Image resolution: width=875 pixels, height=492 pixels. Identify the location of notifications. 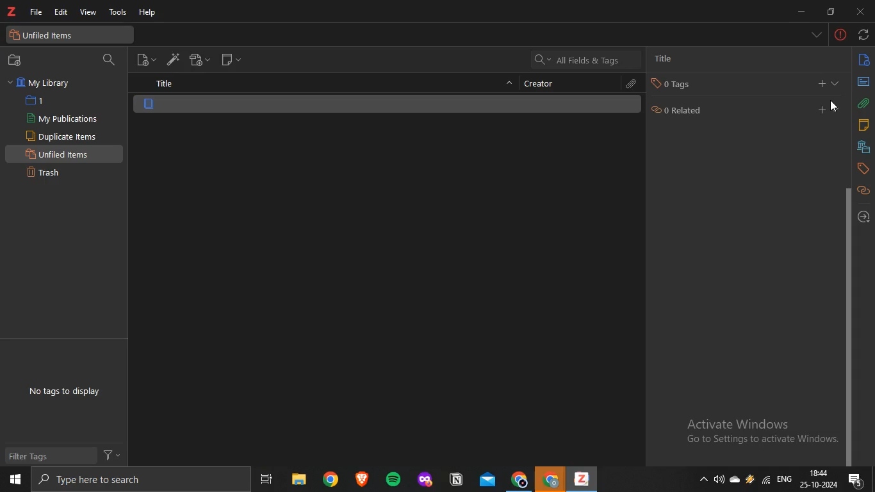
(855, 480).